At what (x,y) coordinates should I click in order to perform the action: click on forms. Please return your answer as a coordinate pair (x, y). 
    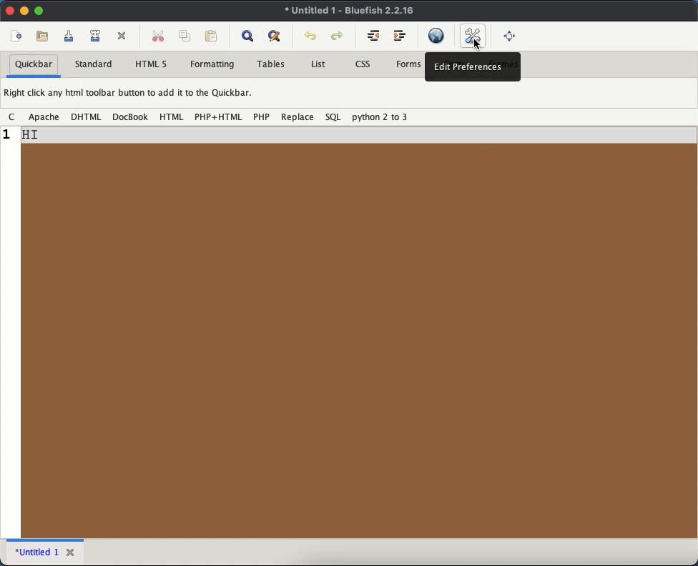
    Looking at the image, I should click on (408, 64).